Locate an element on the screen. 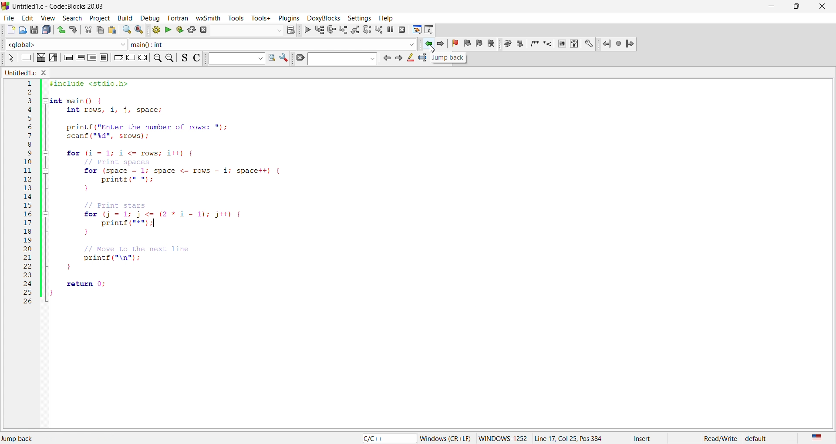  settings is located at coordinates (284, 58).